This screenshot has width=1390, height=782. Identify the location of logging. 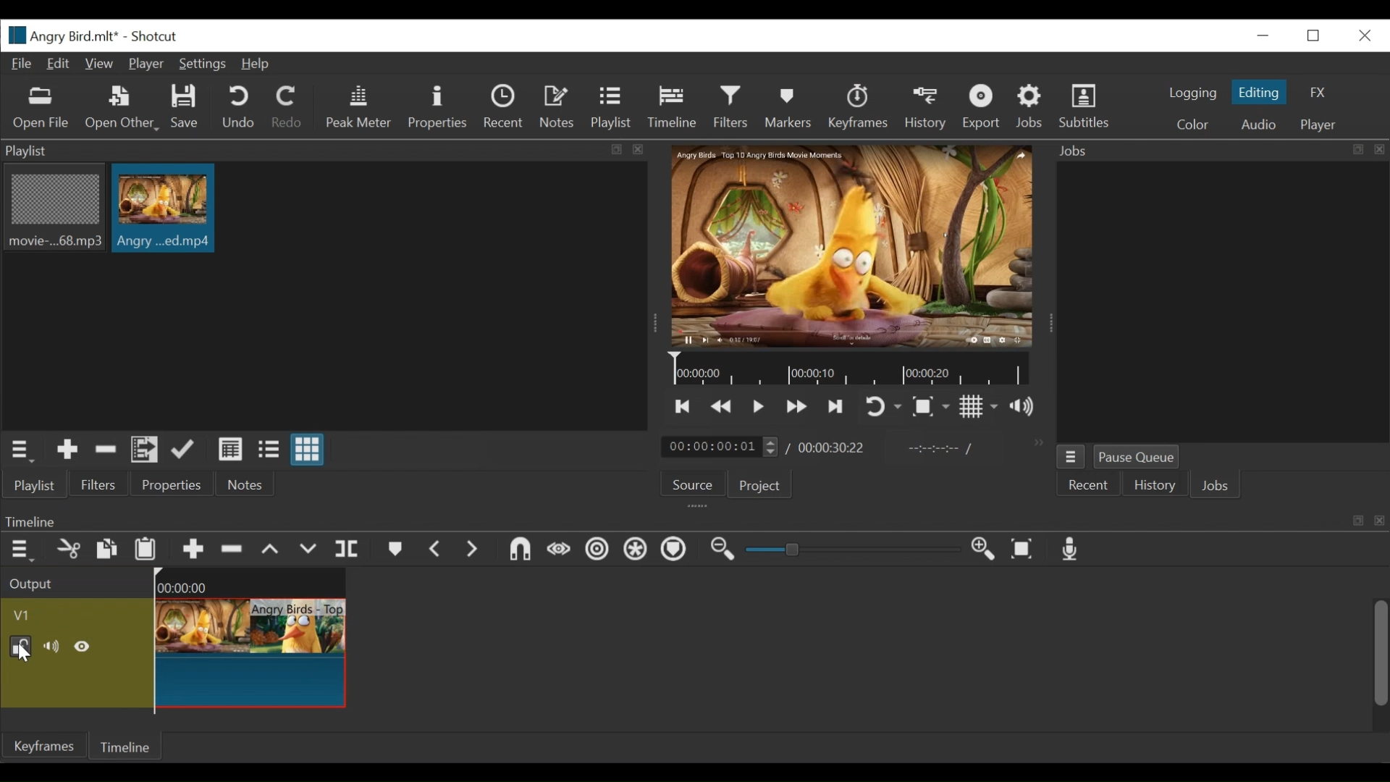
(1189, 93).